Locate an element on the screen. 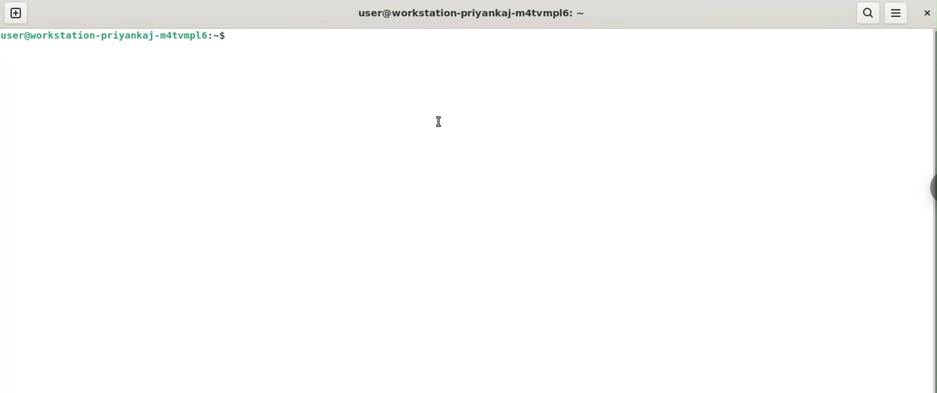  user@workstation-priyankaj-m4tvmpl6: ~$ is located at coordinates (113, 35).